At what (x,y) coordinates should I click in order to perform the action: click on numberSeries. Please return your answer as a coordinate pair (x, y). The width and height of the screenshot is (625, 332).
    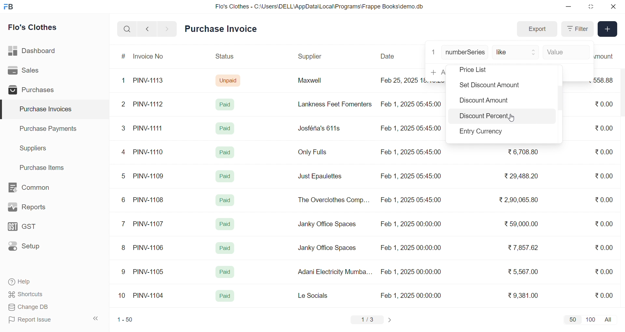
    Looking at the image, I should click on (465, 53).